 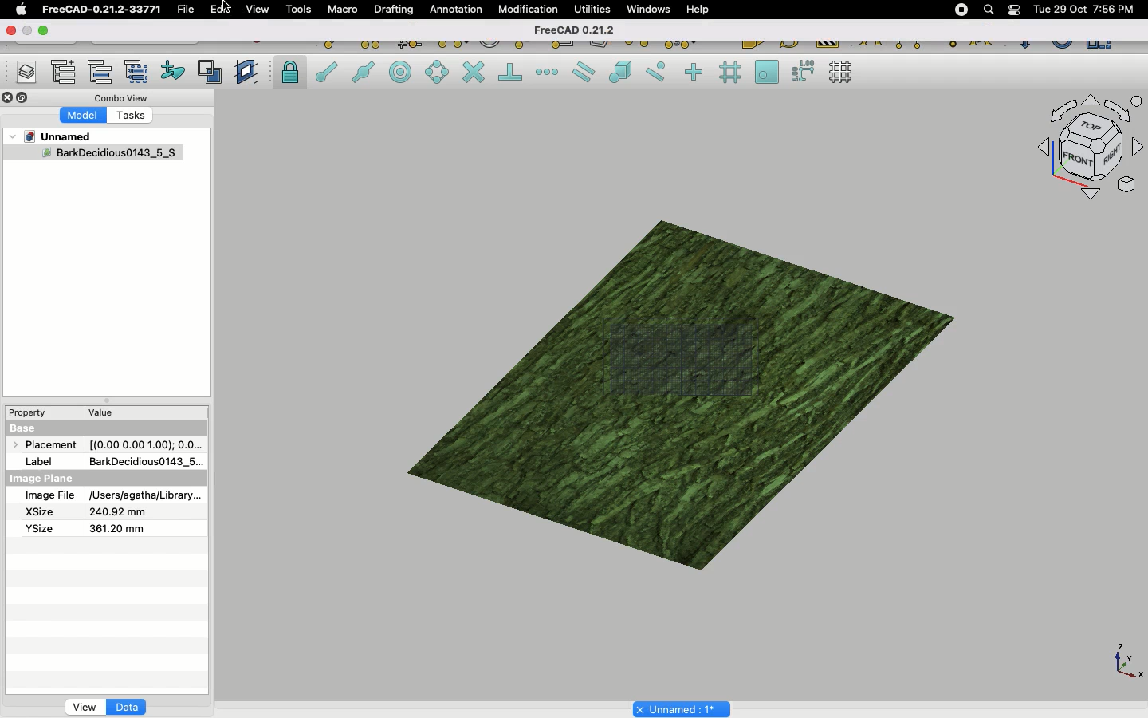 What do you see at coordinates (438, 73) in the screenshot?
I see `Snap angle` at bounding box center [438, 73].